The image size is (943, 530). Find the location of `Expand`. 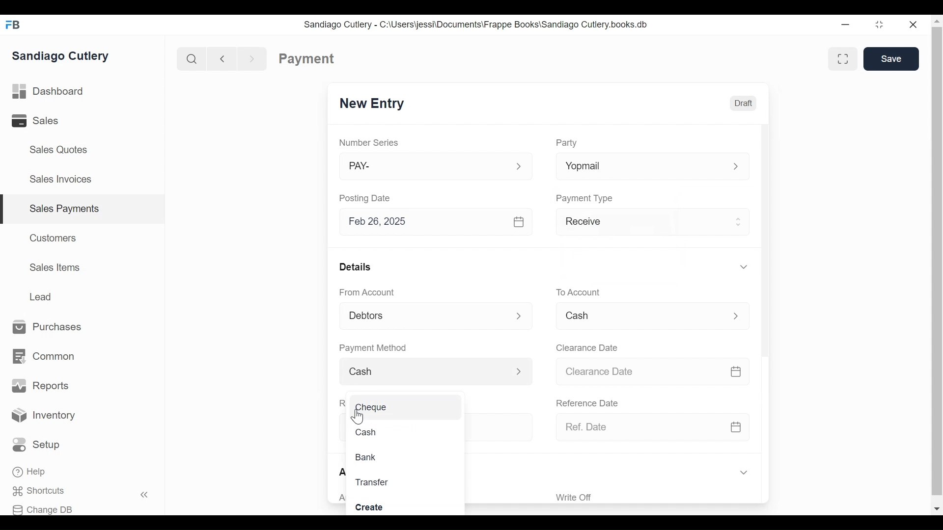

Expand is located at coordinates (519, 370).